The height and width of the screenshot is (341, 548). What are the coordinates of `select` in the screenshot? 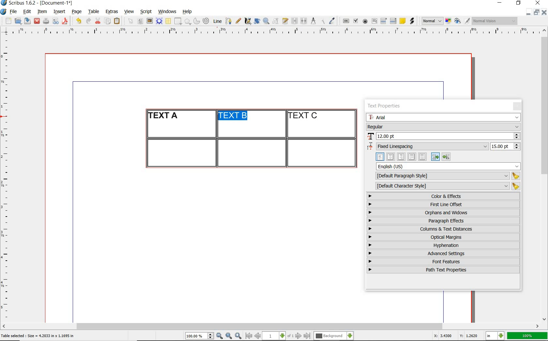 It's located at (131, 22).